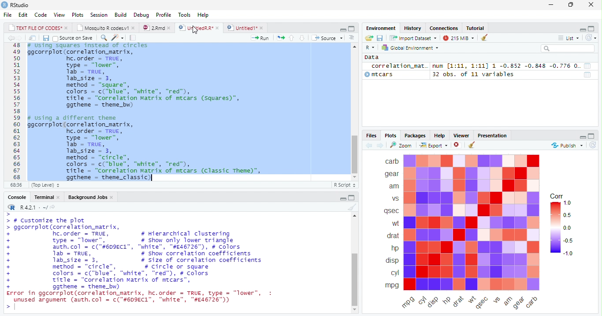 This screenshot has height=316, width=602. Describe the element at coordinates (562, 230) in the screenshot. I see `1.0 0.5 0.0 -0.5 -1.0` at that location.